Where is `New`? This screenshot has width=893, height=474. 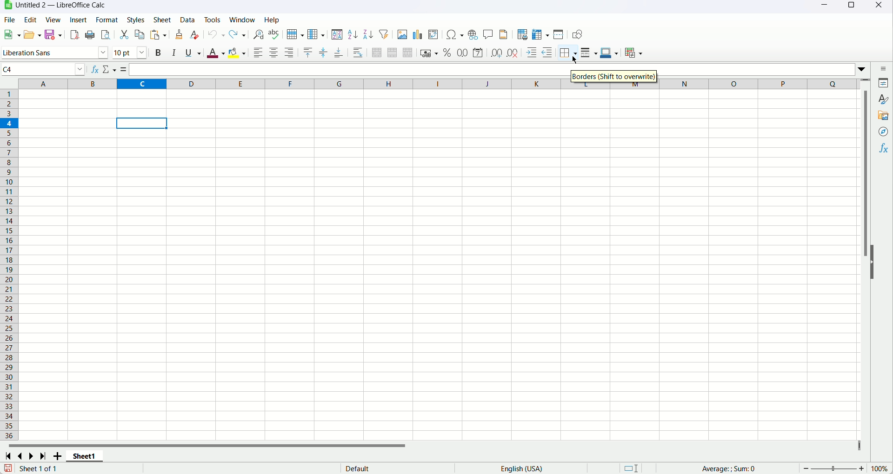
New is located at coordinates (12, 33).